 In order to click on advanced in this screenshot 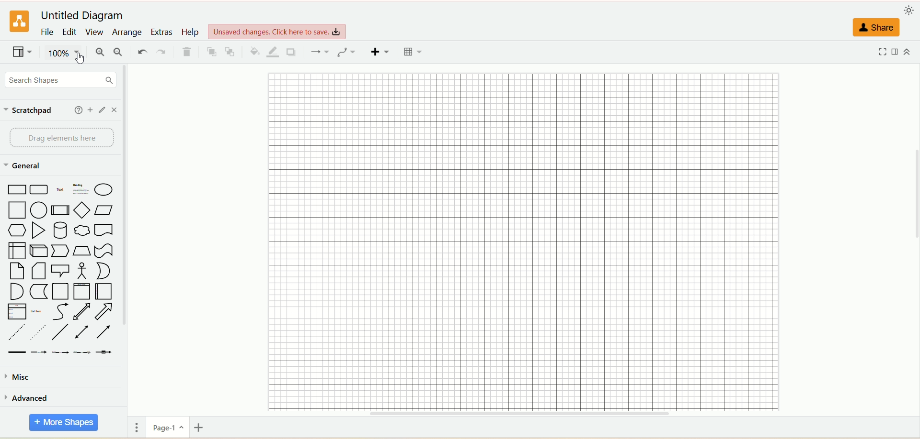, I will do `click(29, 400)`.